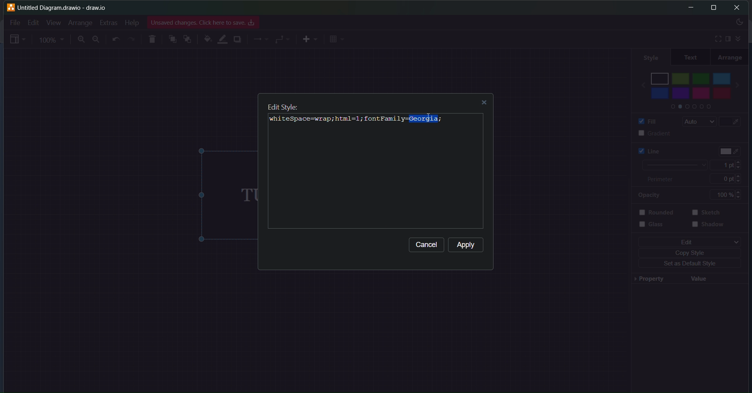 The height and width of the screenshot is (393, 752). Describe the element at coordinates (656, 227) in the screenshot. I see `glass` at that location.